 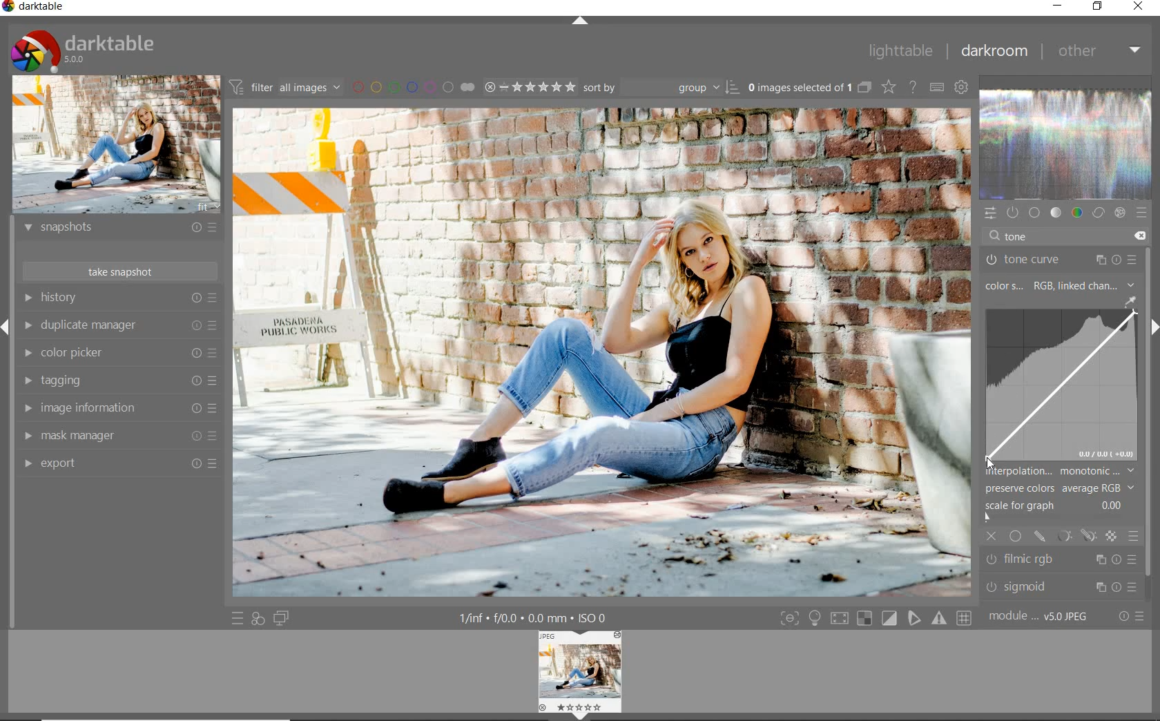 What do you see at coordinates (119, 408) in the screenshot?
I see `image information` at bounding box center [119, 408].